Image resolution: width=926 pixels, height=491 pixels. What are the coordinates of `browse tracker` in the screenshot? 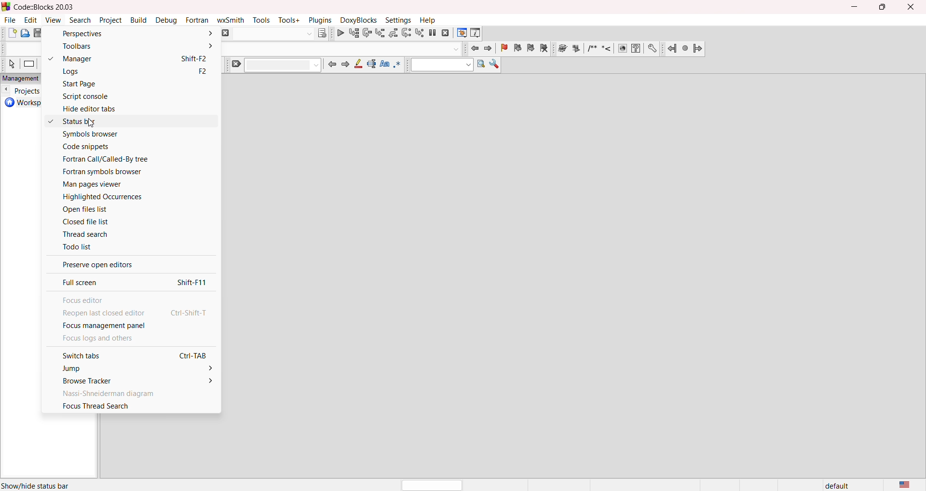 It's located at (130, 381).